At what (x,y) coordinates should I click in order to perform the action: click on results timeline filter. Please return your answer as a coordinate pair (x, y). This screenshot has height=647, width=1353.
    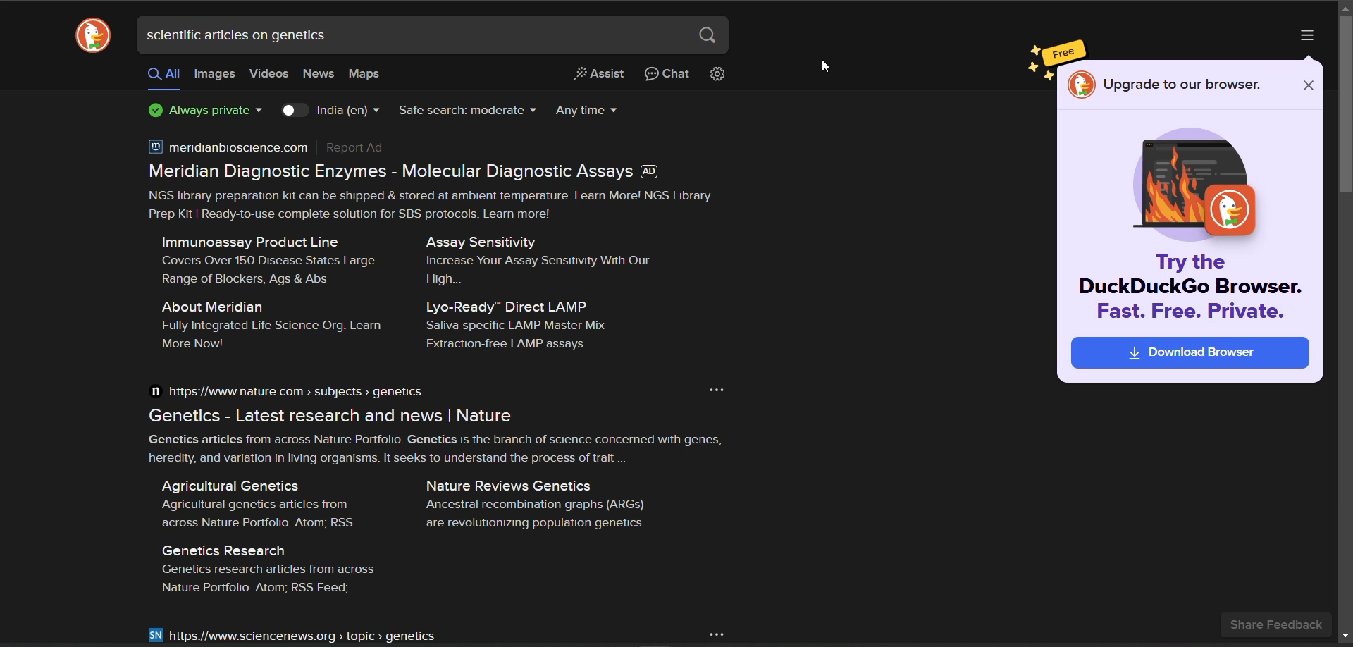
    Looking at the image, I should click on (586, 110).